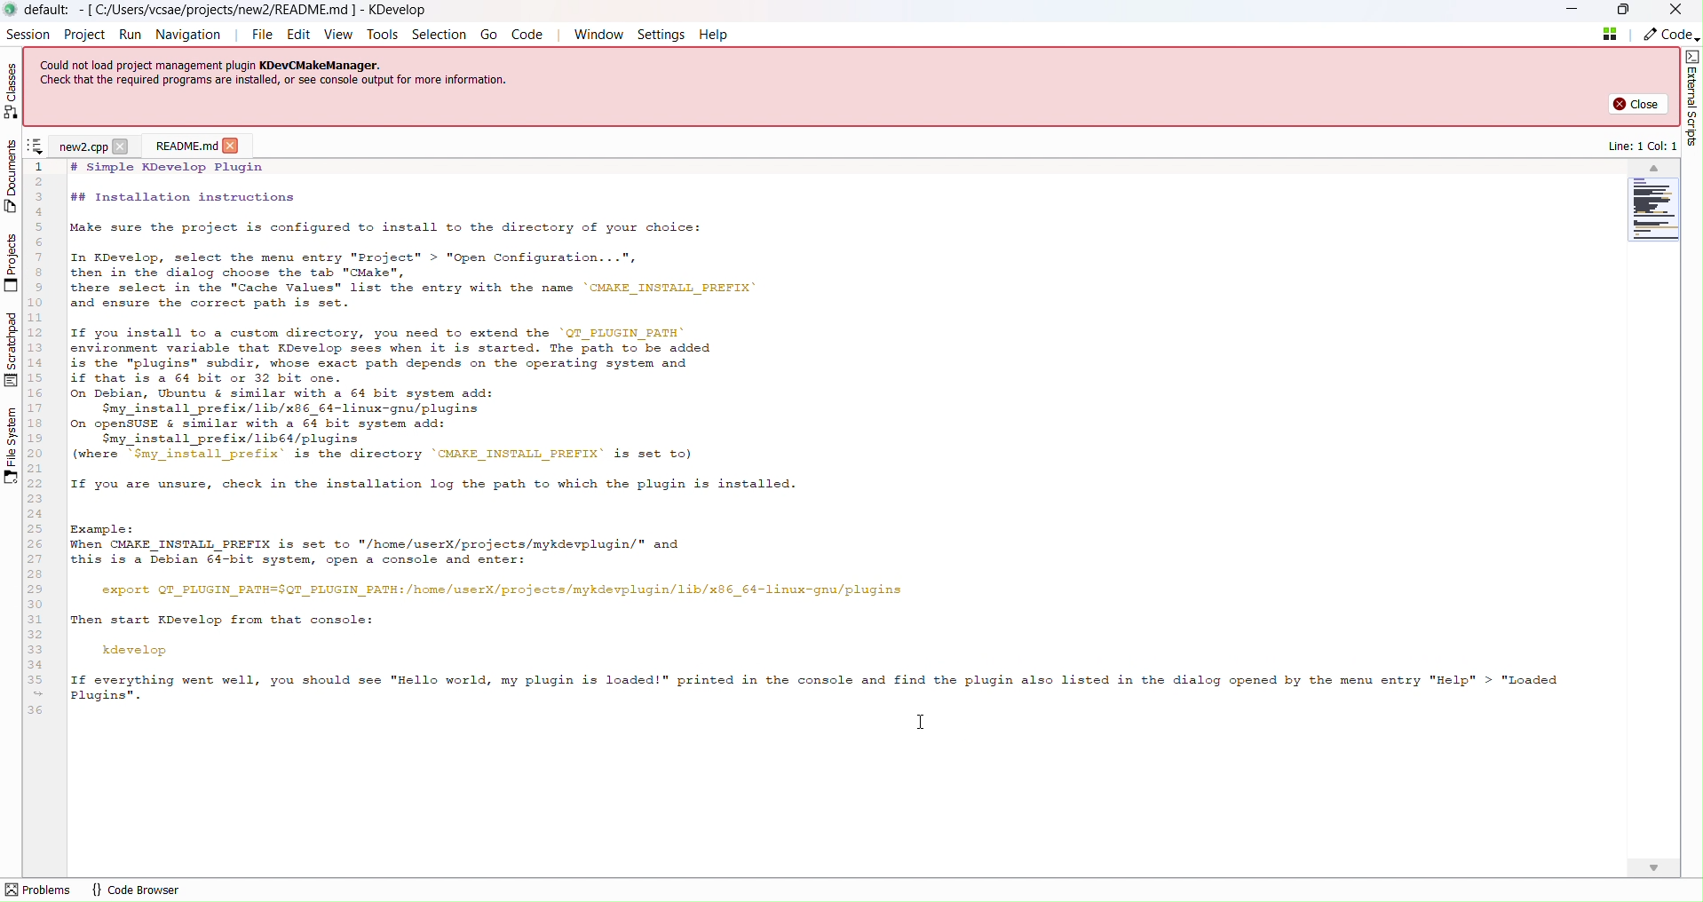  What do you see at coordinates (814, 431) in the screenshot?
I see `Project code` at bounding box center [814, 431].